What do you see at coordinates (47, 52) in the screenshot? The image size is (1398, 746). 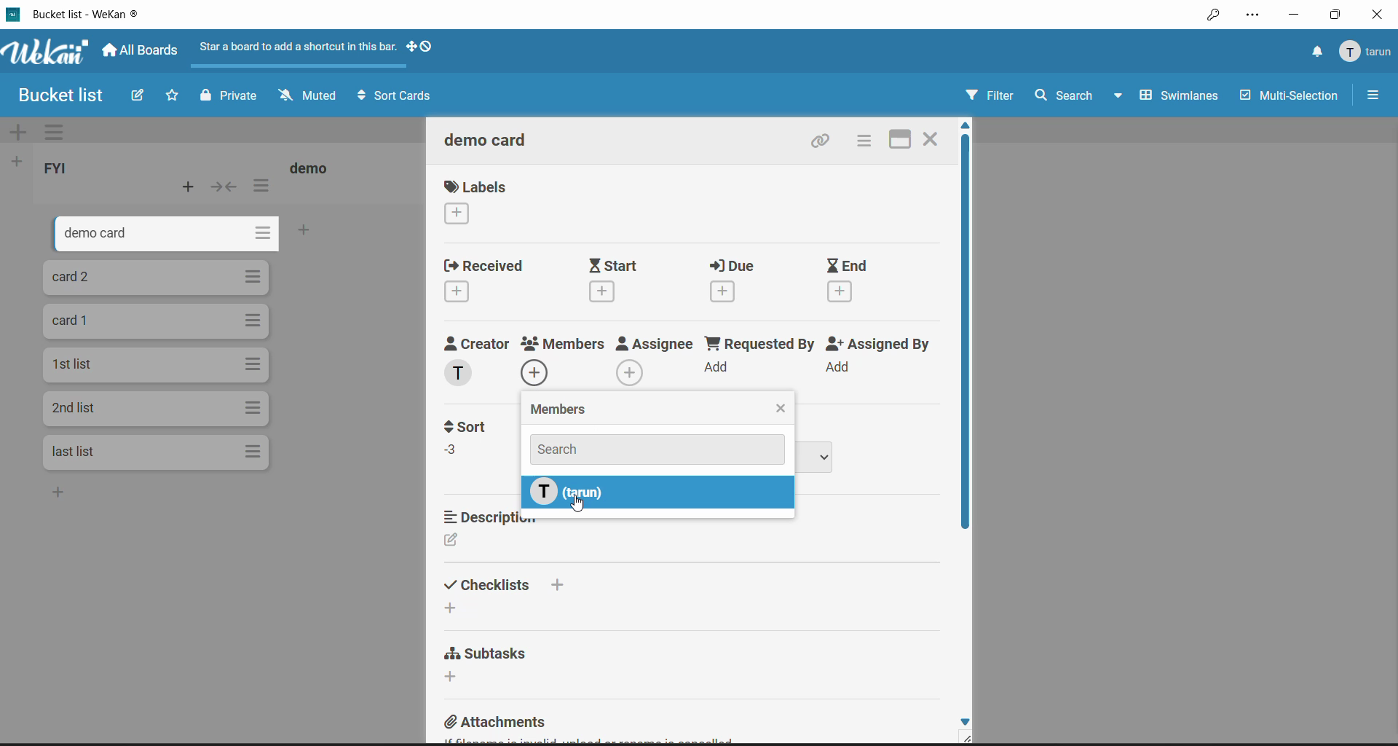 I see `app name and logo` at bounding box center [47, 52].